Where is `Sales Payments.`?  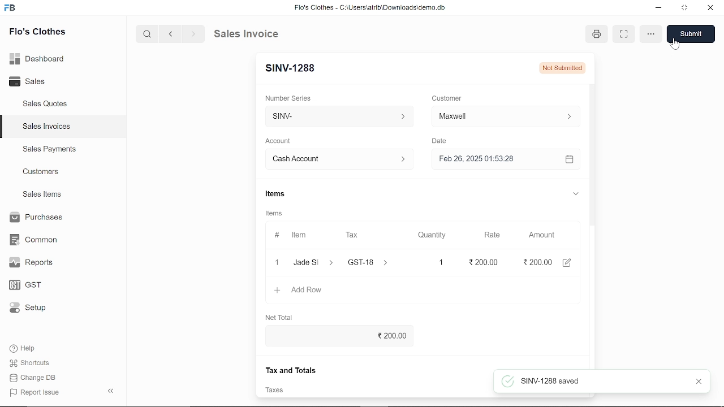
Sales Payments. is located at coordinates (49, 149).